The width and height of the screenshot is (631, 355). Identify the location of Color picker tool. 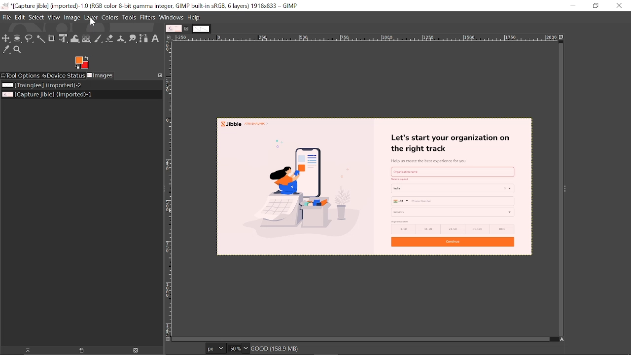
(5, 50).